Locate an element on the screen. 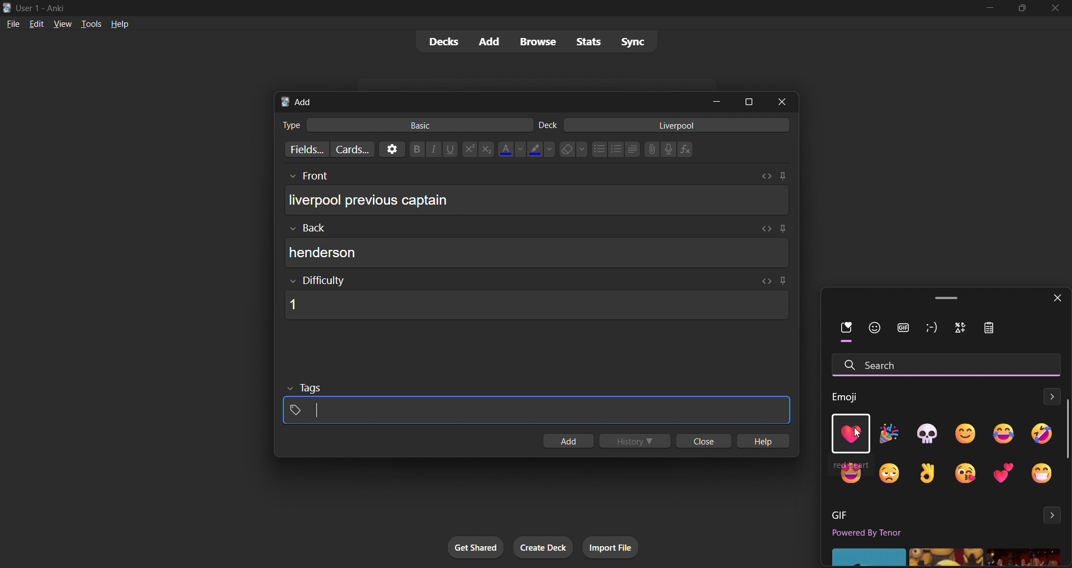 Image resolution: width=1072 pixels, height=568 pixels. expand is located at coordinates (1053, 515).